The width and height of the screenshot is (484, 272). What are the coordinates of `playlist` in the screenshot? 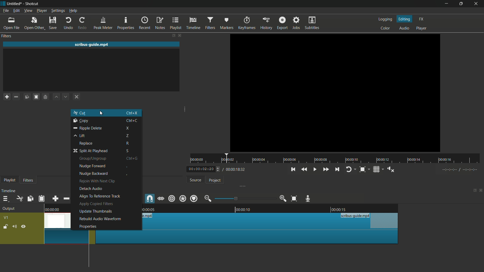 It's located at (176, 23).